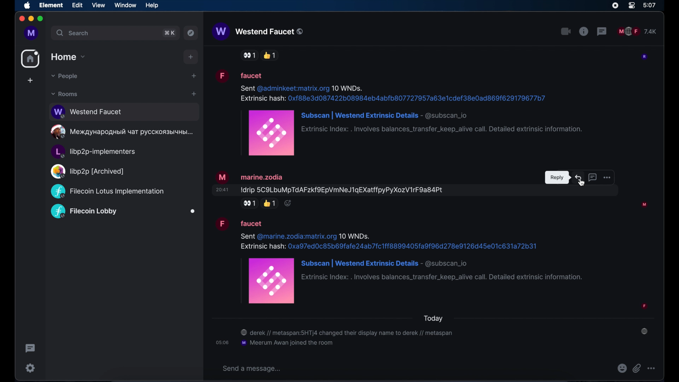 The height and width of the screenshot is (382, 679). Describe the element at coordinates (30, 59) in the screenshot. I see `home` at that location.